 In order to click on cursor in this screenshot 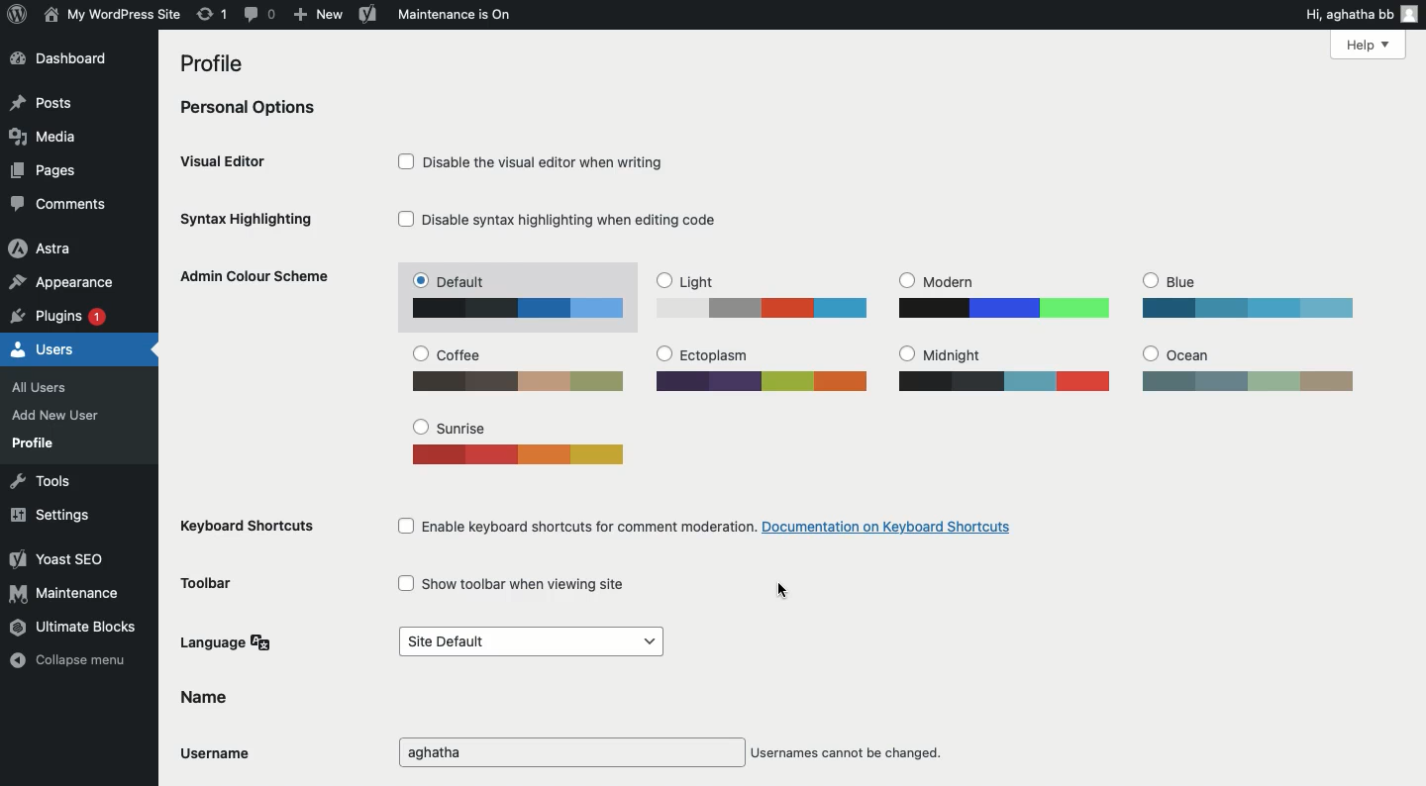, I will do `click(785, 592)`.